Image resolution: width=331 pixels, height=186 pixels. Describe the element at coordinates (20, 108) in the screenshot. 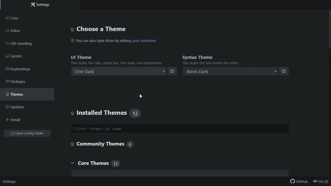

I see `Updates` at that location.